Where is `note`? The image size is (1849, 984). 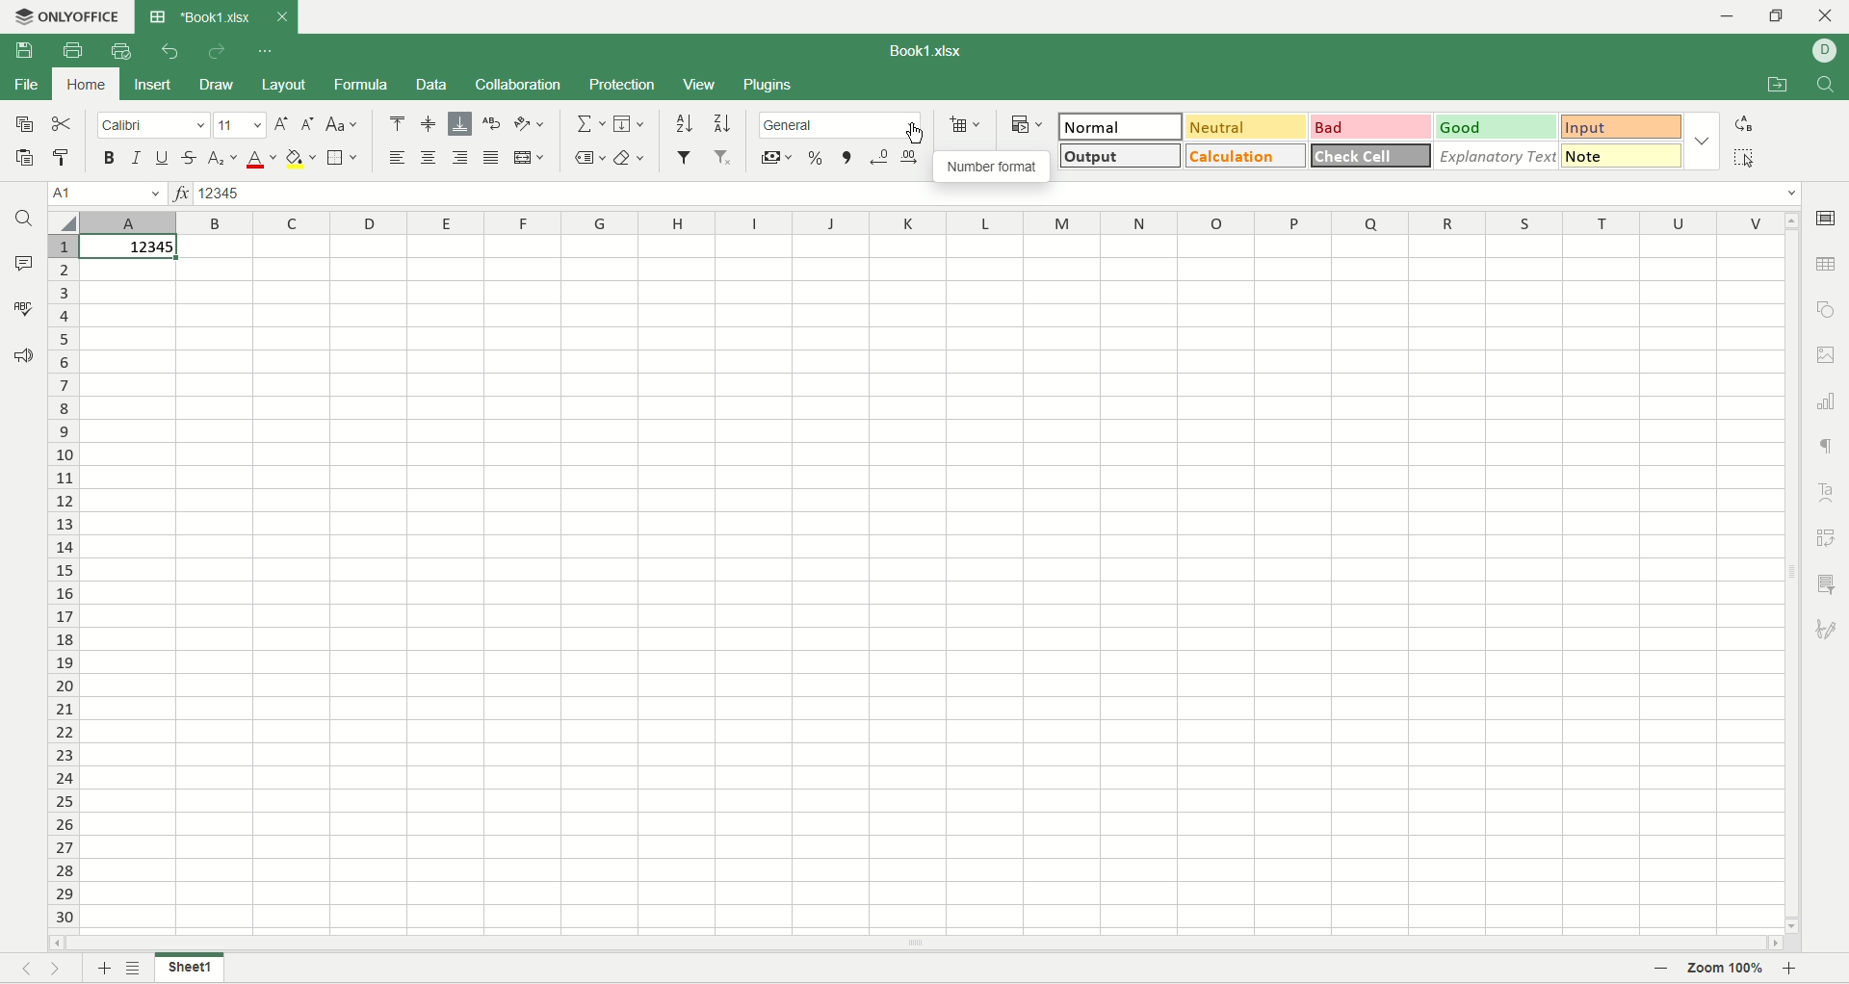 note is located at coordinates (1620, 155).